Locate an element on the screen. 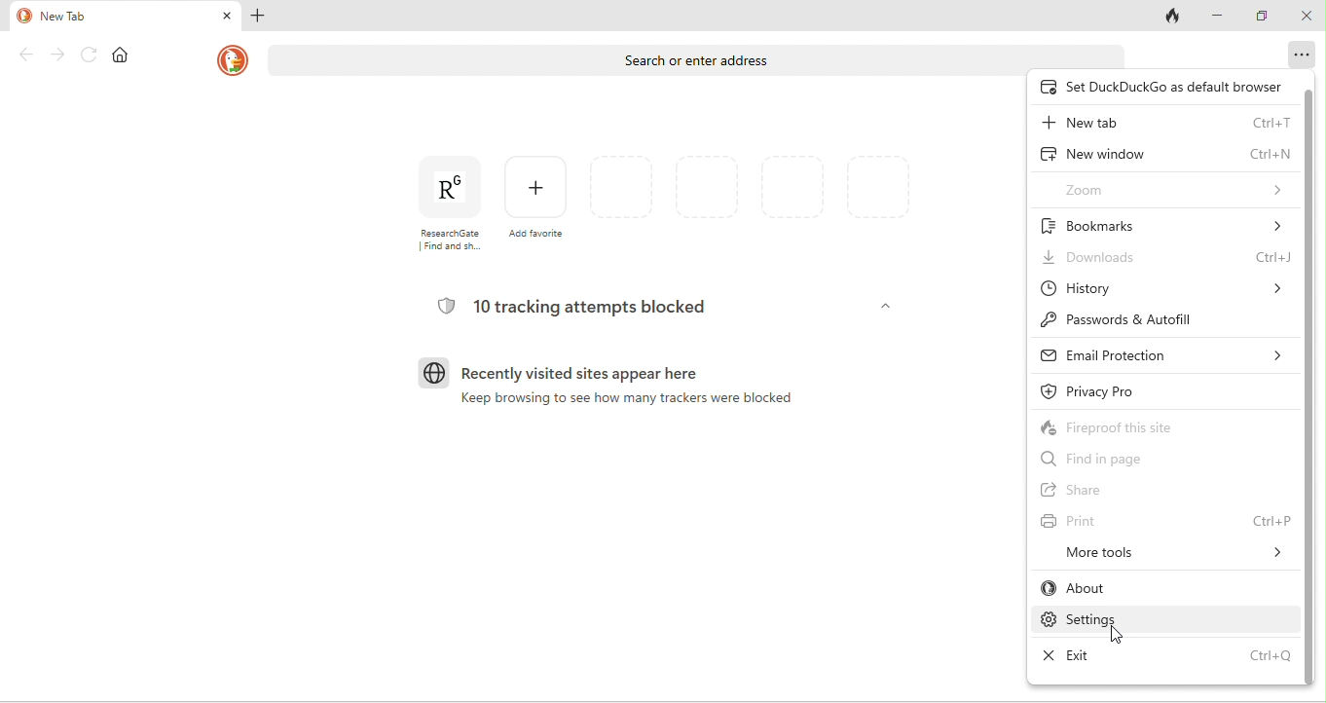 This screenshot has width=1326, height=703. close tabs and clear data is located at coordinates (1174, 17).